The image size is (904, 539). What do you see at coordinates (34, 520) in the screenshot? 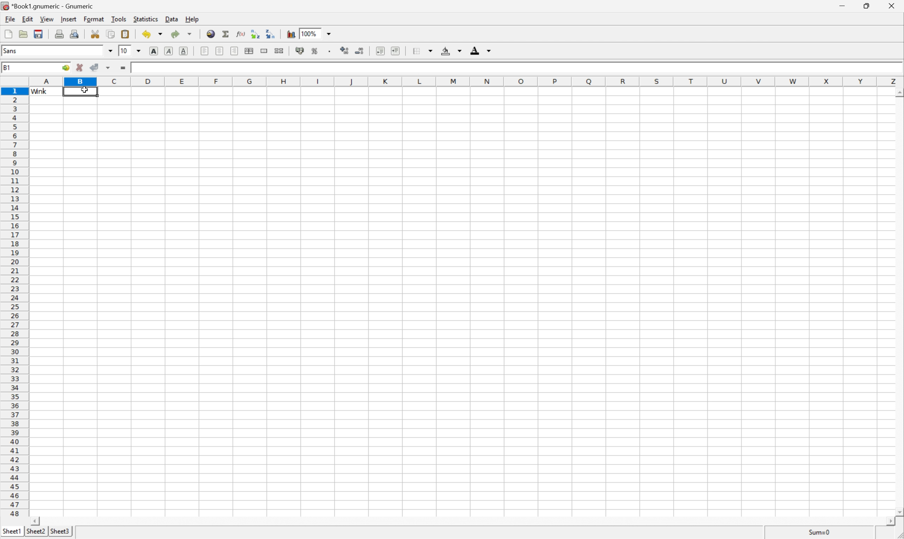
I see `scroll right` at bounding box center [34, 520].